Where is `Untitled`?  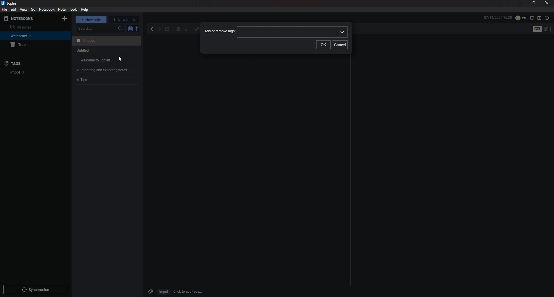 Untitled is located at coordinates (81, 51).